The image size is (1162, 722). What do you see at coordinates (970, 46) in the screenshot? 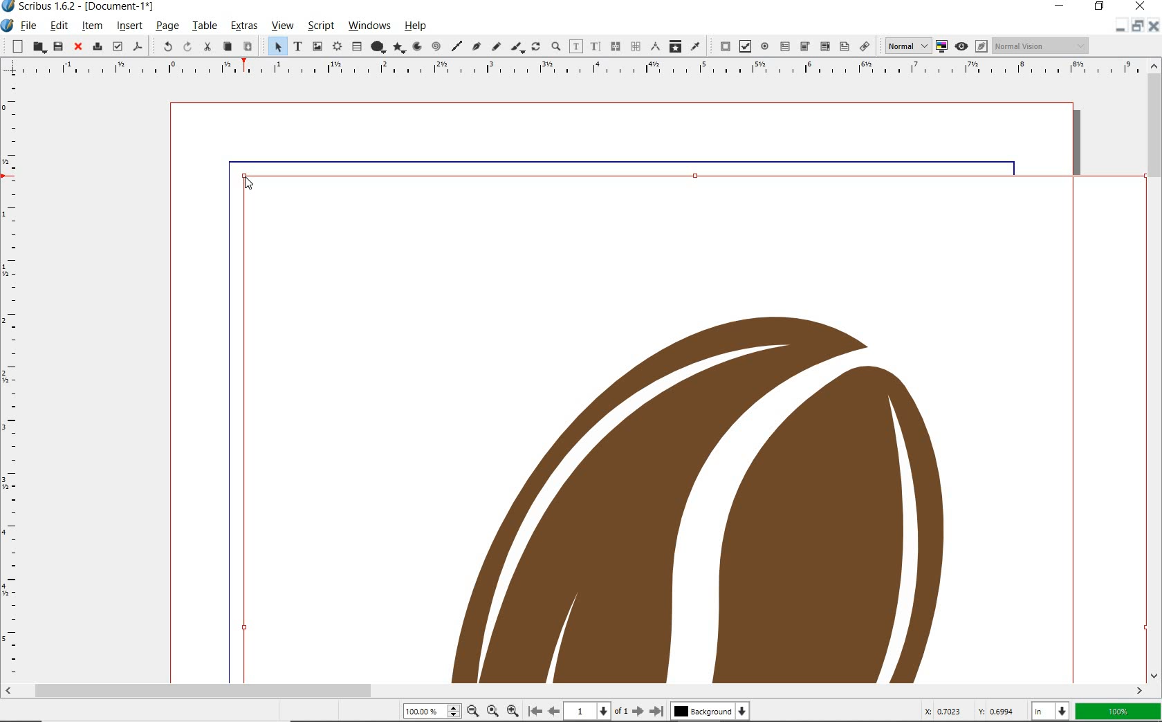
I see `preview mode` at bounding box center [970, 46].